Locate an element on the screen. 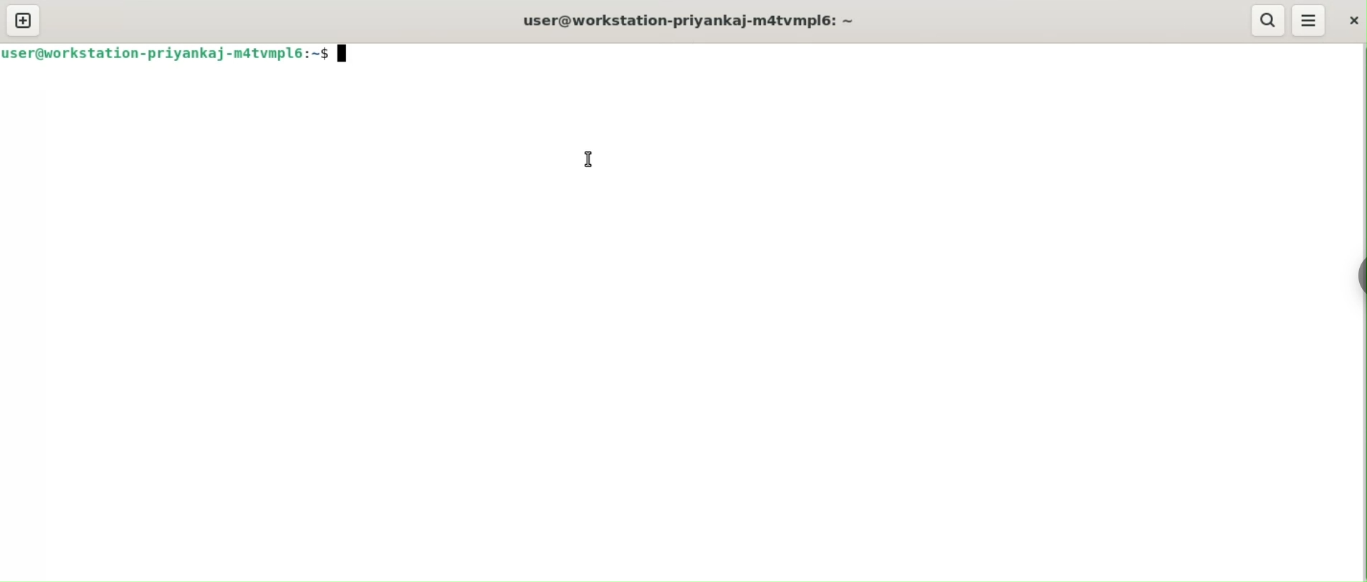 The width and height of the screenshot is (1367, 582). search is located at coordinates (1265, 20).